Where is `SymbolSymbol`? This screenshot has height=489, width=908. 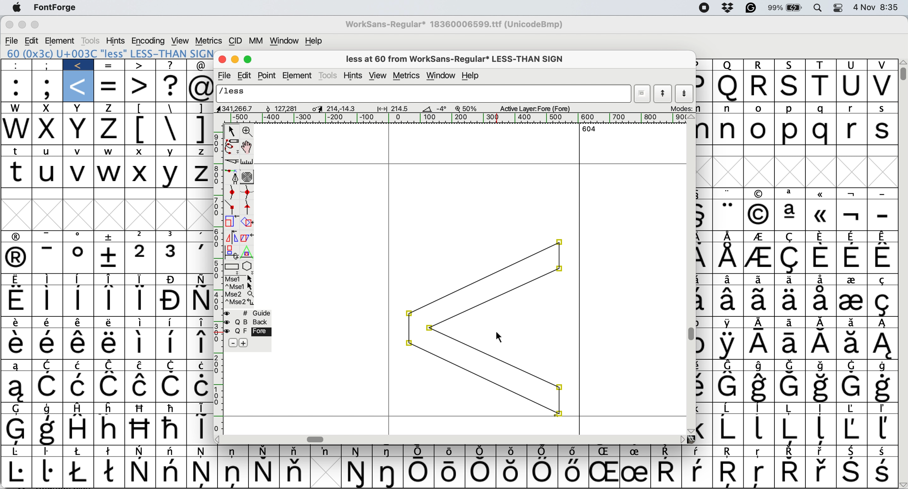
SymbolSymbol is located at coordinates (821, 387).